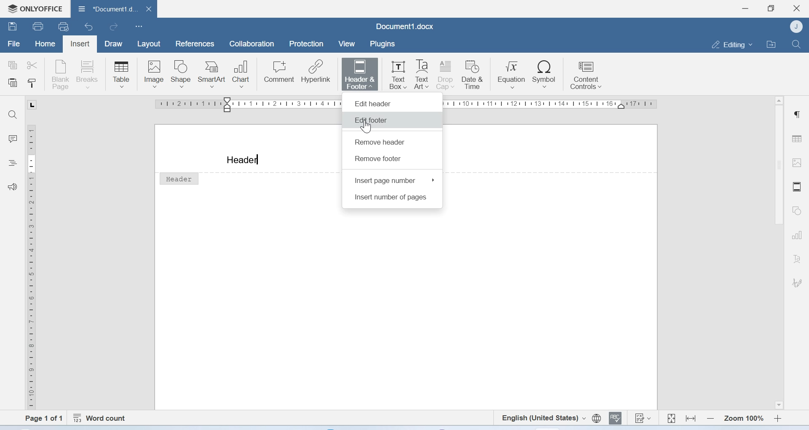 The width and height of the screenshot is (809, 430). What do you see at coordinates (35, 266) in the screenshot?
I see `Scale` at bounding box center [35, 266].